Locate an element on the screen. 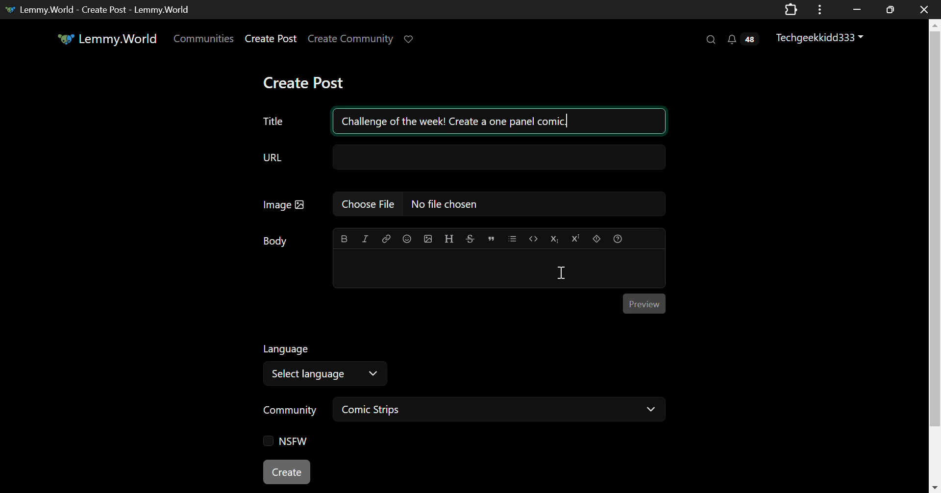 This screenshot has height=493, width=941. Restore Down is located at coordinates (857, 8).